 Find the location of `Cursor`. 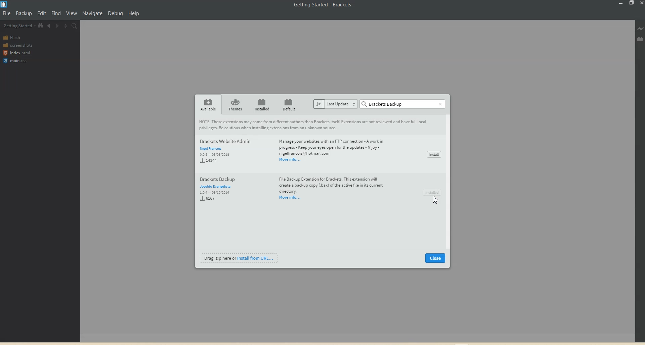

Cursor is located at coordinates (437, 198).